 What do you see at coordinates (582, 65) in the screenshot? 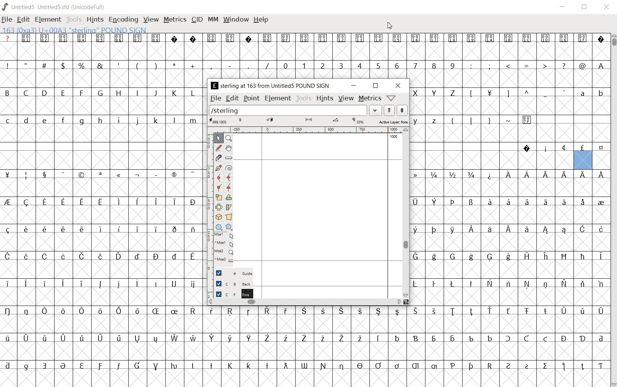
I see `@` at bounding box center [582, 65].